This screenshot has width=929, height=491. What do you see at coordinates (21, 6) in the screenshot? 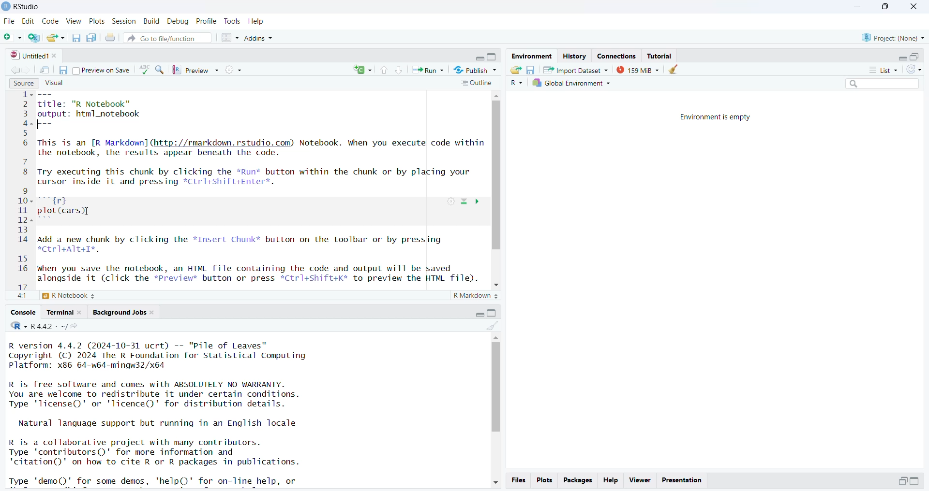
I see `Rstudio` at bounding box center [21, 6].